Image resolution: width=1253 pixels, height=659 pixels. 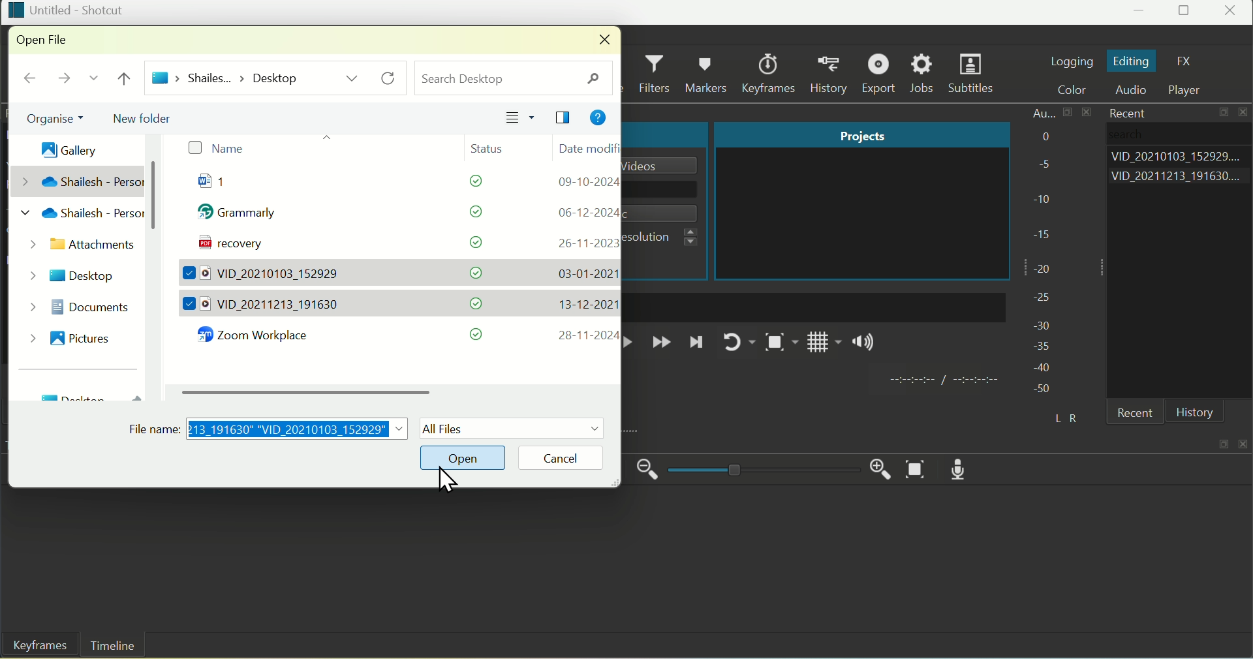 I want to click on Videos list, so click(x=1180, y=178).